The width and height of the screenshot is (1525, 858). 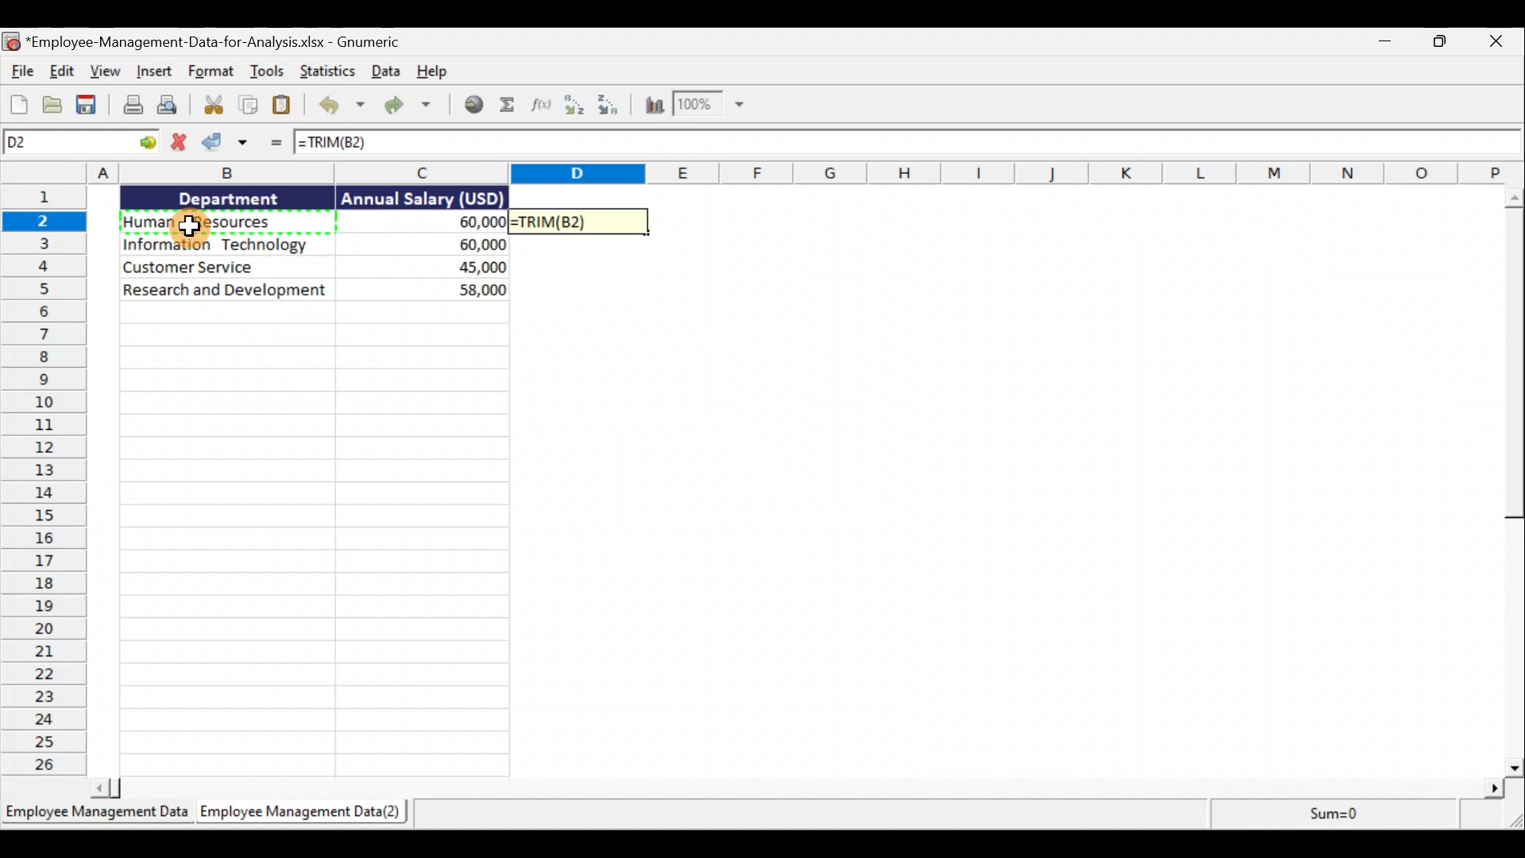 What do you see at coordinates (230, 39) in the screenshot?
I see `Document name` at bounding box center [230, 39].